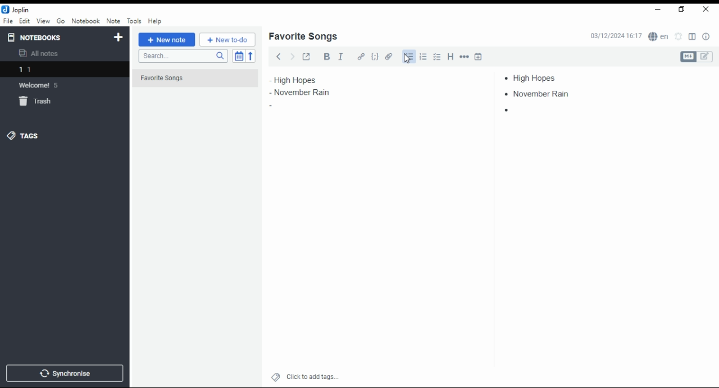 This screenshot has width=719, height=388. I want to click on note properties, so click(707, 37).